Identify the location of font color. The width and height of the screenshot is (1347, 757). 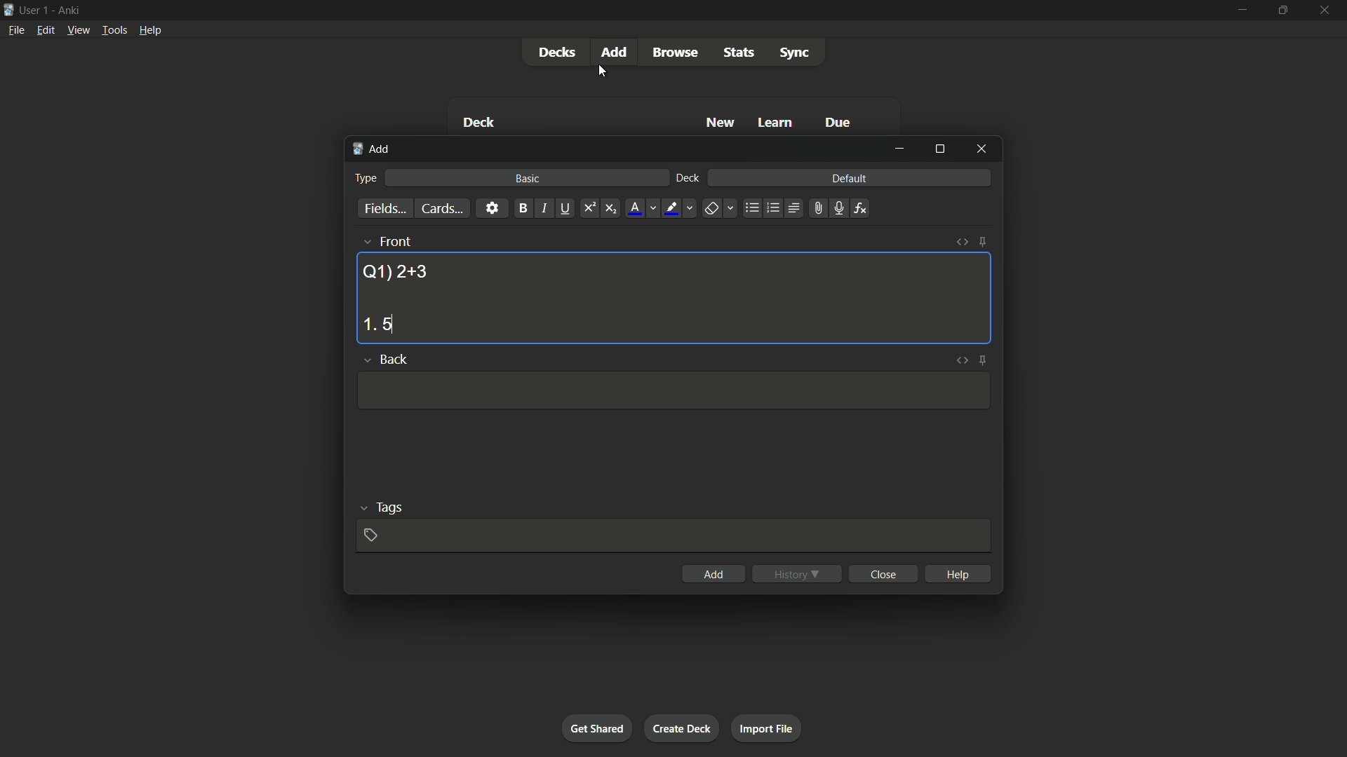
(636, 208).